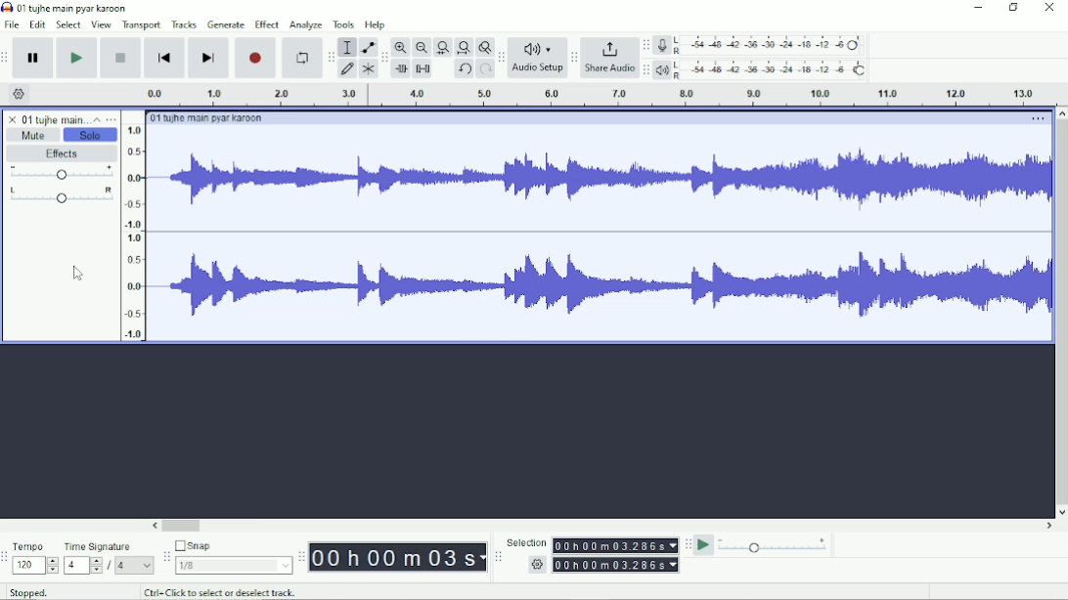 This screenshot has width=1068, height=600. What do you see at coordinates (267, 24) in the screenshot?
I see `Effect` at bounding box center [267, 24].